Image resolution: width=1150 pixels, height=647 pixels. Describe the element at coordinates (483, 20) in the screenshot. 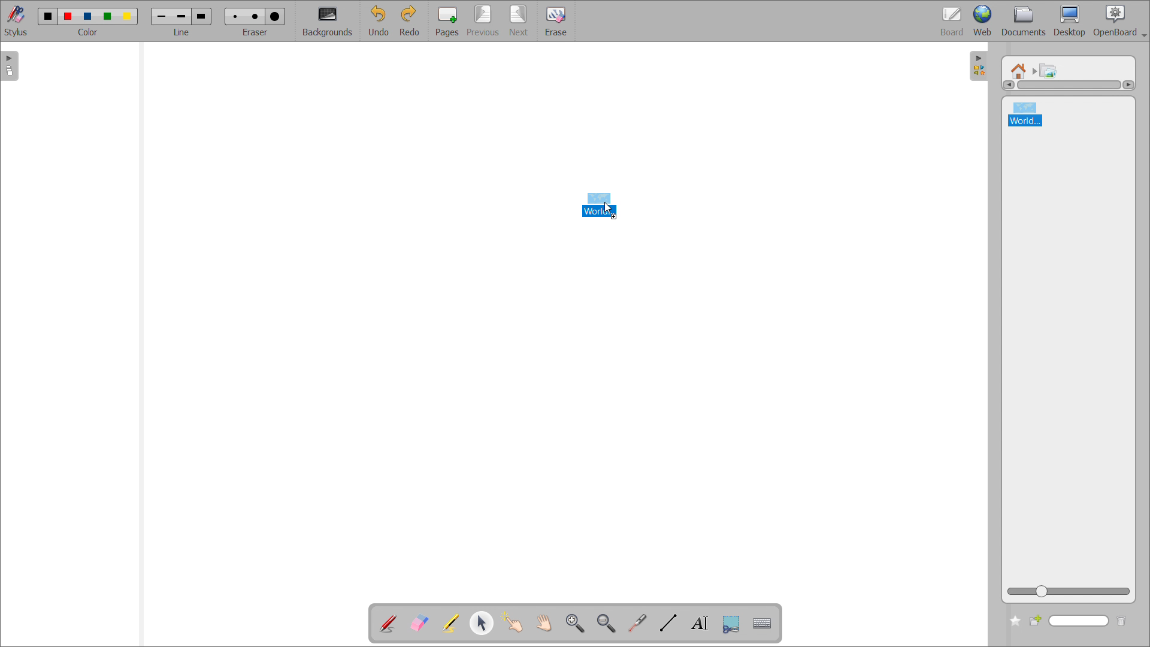

I see `previous page` at that location.